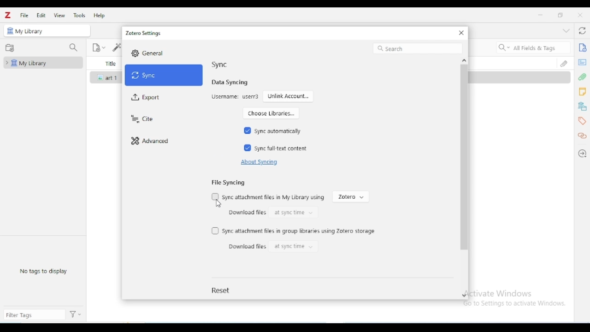  What do you see at coordinates (142, 119) in the screenshot?
I see `cite` at bounding box center [142, 119].